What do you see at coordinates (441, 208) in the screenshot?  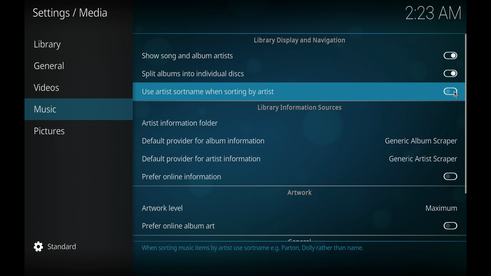 I see `maximum` at bounding box center [441, 208].